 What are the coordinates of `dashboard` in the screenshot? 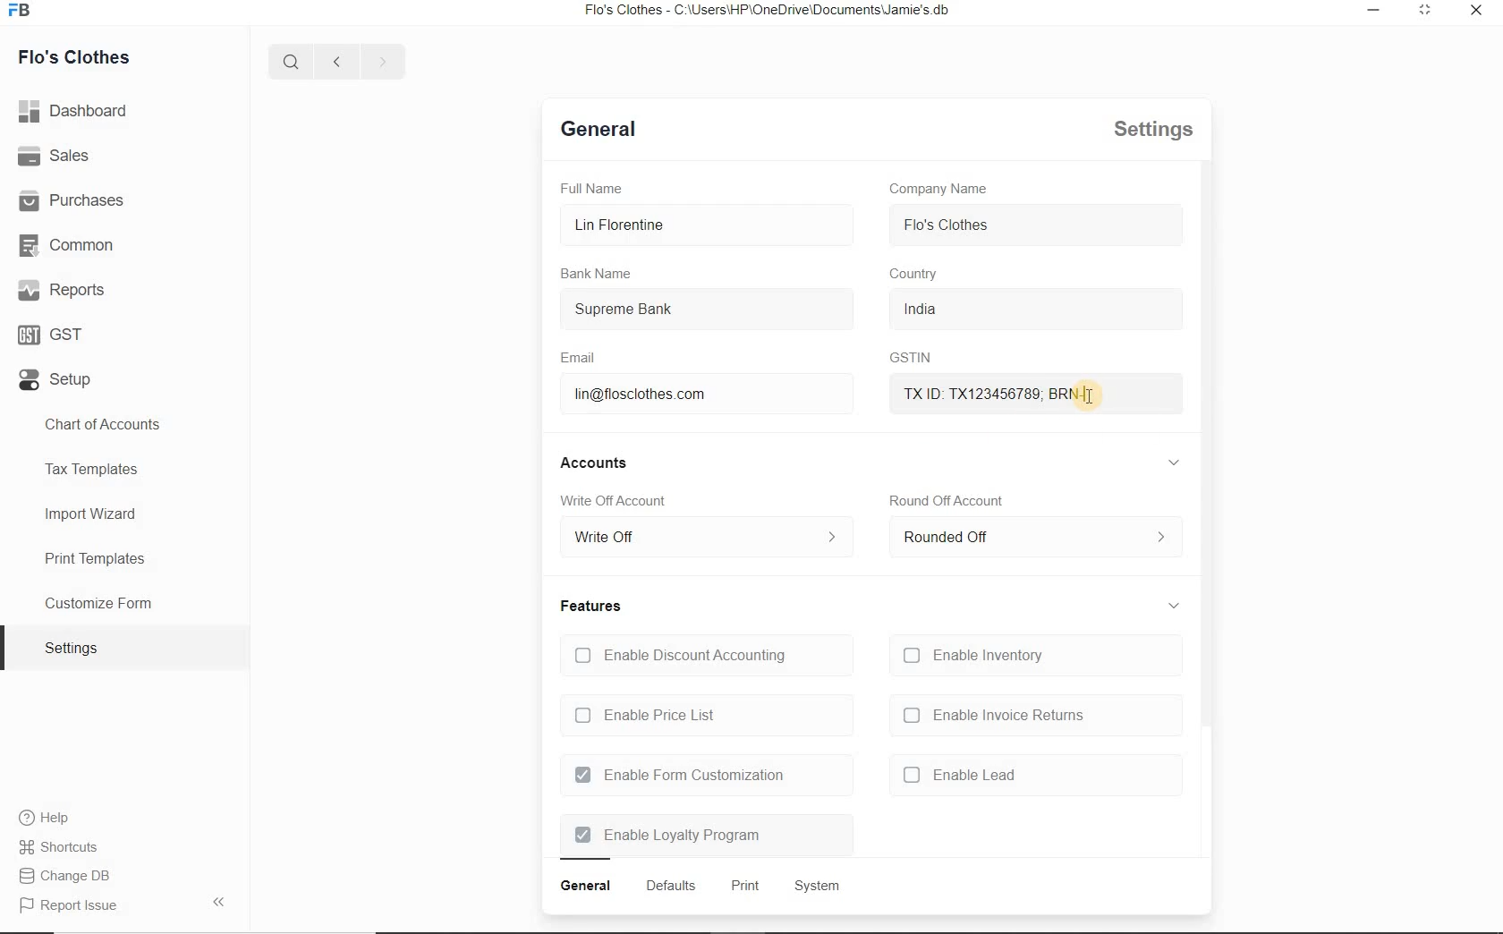 It's located at (75, 111).